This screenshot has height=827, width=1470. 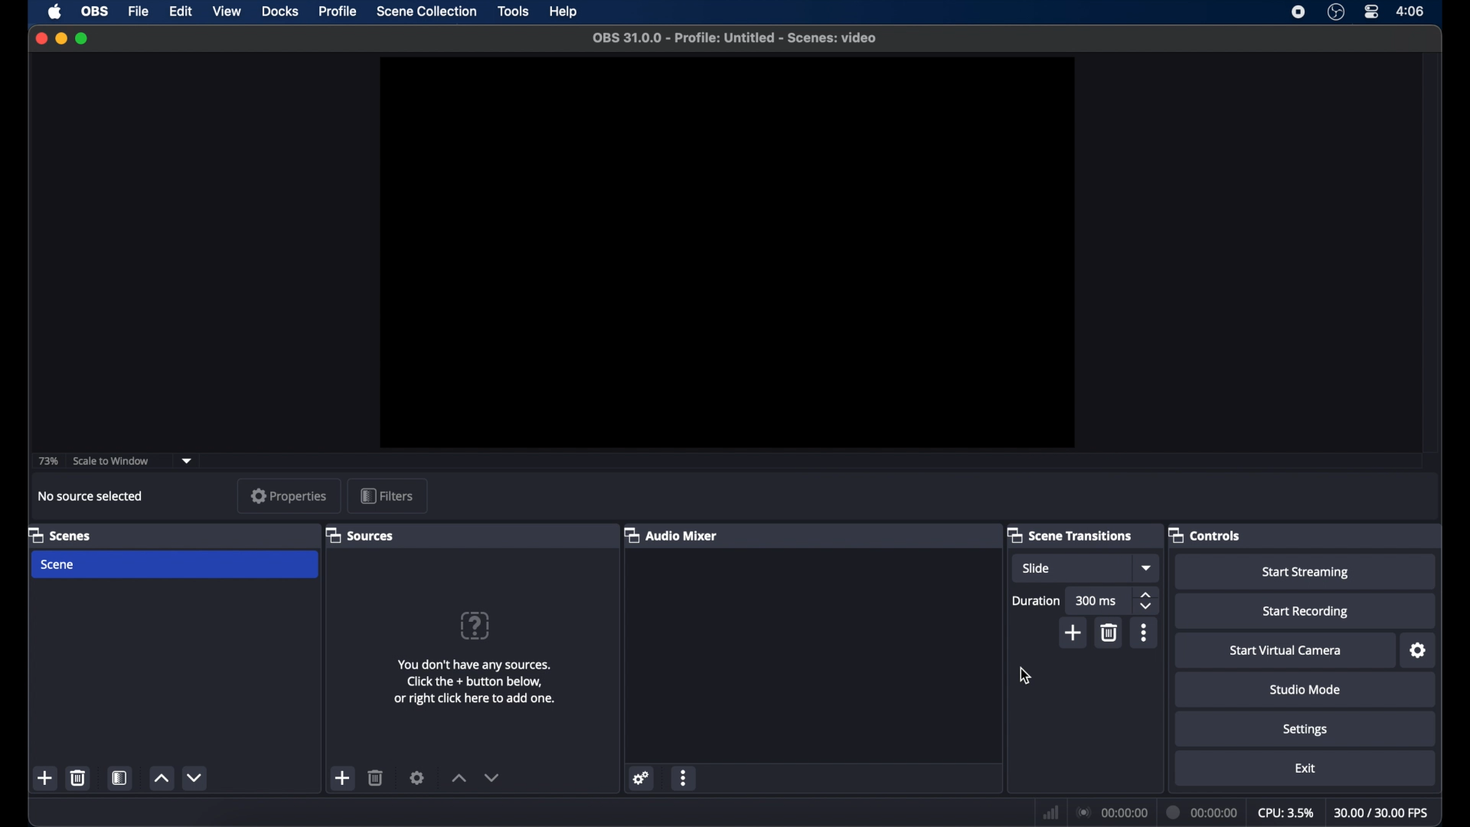 What do you see at coordinates (1285, 651) in the screenshot?
I see `start virtual camera` at bounding box center [1285, 651].